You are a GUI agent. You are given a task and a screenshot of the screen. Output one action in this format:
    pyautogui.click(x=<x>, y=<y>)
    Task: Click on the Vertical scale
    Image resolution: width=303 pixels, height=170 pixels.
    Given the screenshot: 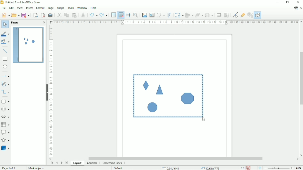 What is the action you would take?
    pyautogui.click(x=50, y=91)
    